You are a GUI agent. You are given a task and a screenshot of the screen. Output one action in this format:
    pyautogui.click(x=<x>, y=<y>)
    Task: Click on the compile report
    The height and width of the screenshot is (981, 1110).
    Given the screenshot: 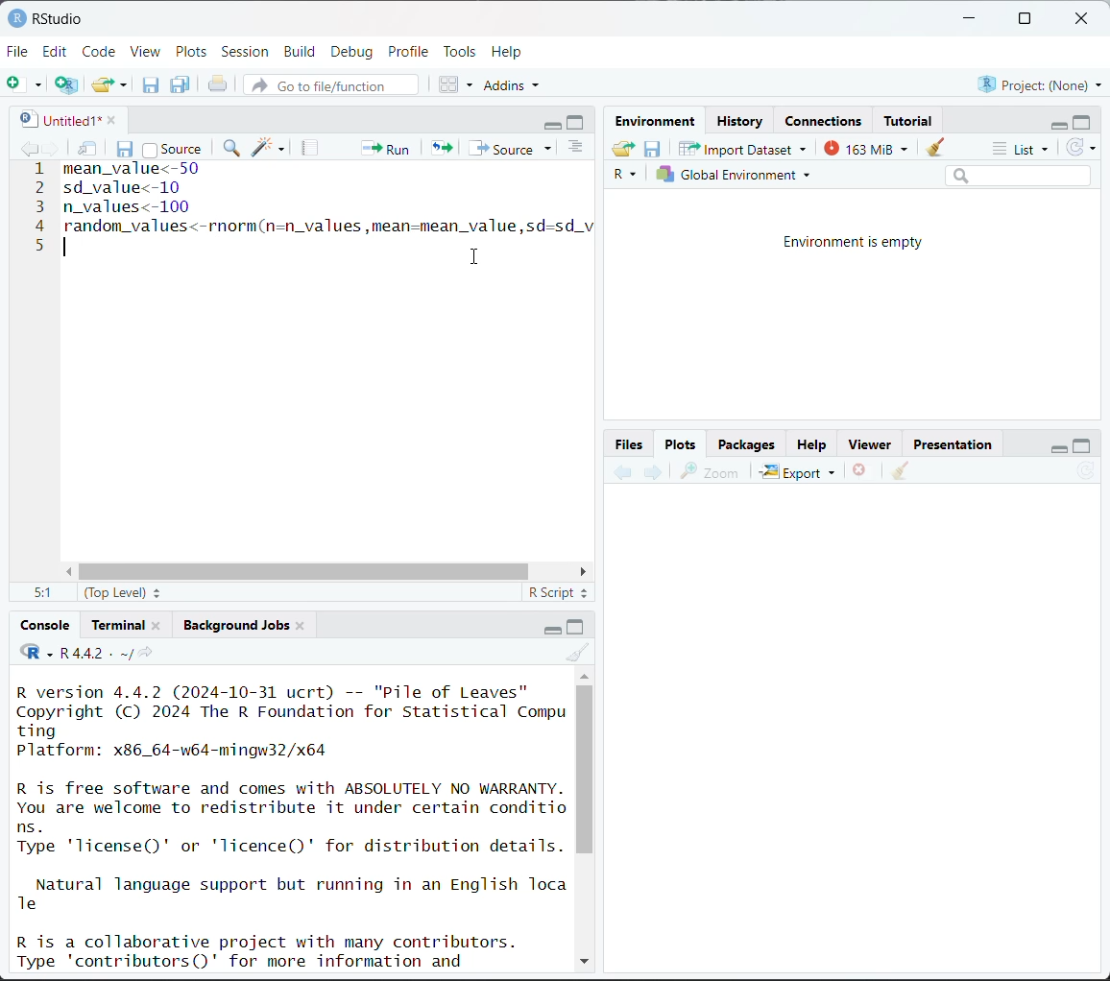 What is the action you would take?
    pyautogui.click(x=312, y=148)
    